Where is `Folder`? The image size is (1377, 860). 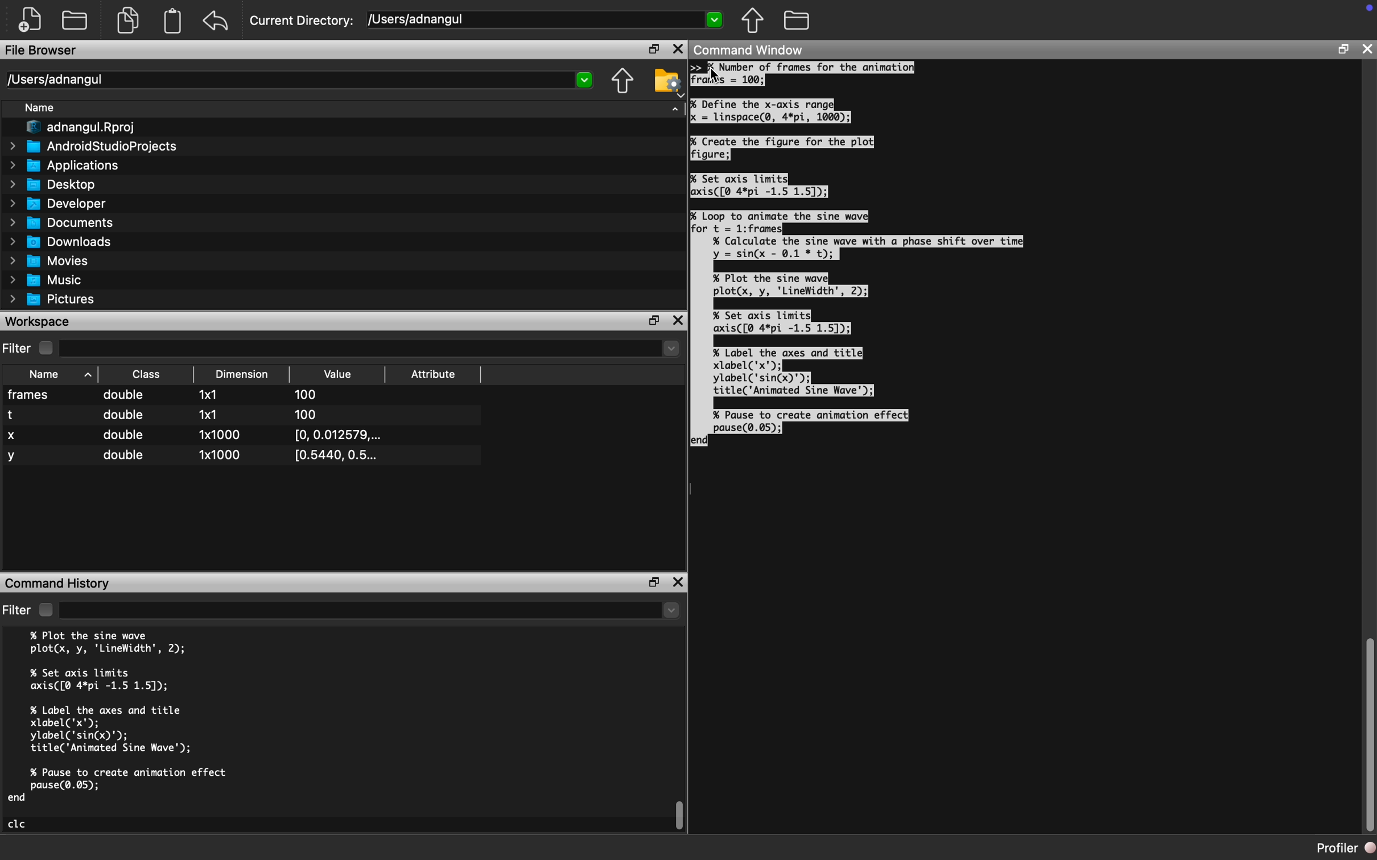 Folder is located at coordinates (797, 21).